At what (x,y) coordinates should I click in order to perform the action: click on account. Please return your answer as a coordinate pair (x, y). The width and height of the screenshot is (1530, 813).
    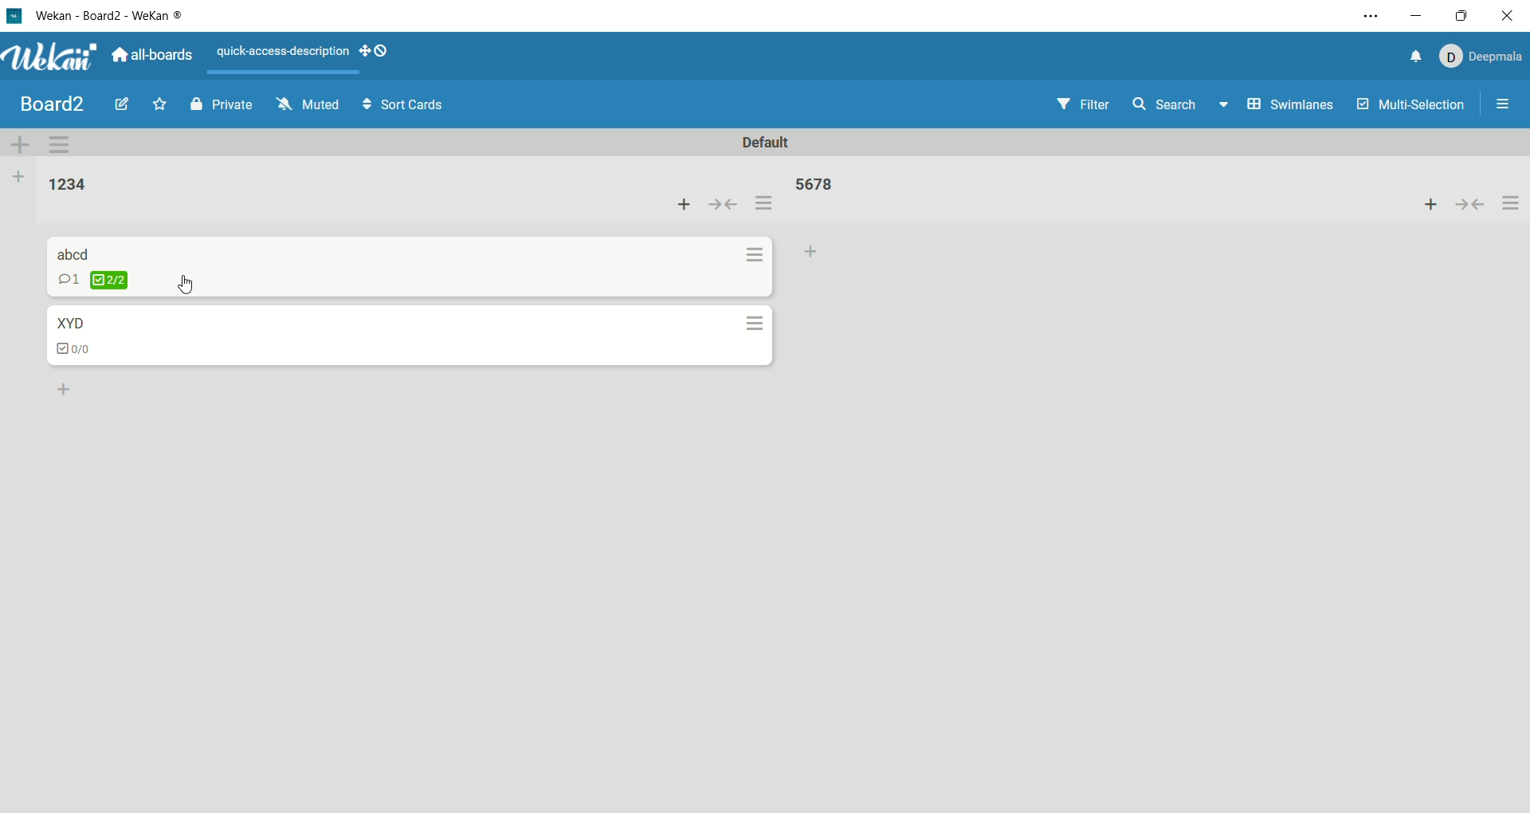
    Looking at the image, I should click on (1478, 57).